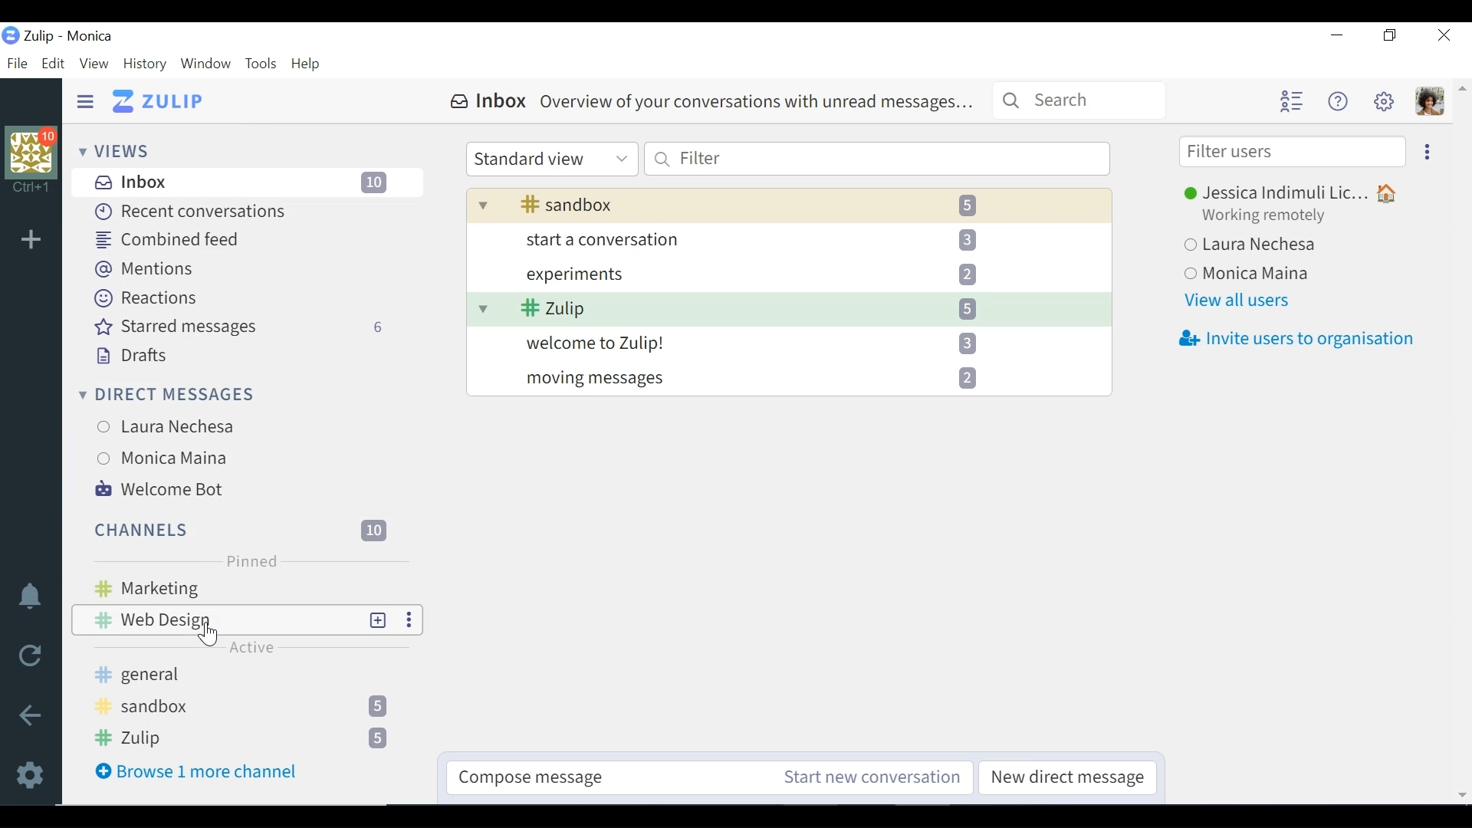 The image size is (1472, 828). I want to click on Window, so click(205, 64).